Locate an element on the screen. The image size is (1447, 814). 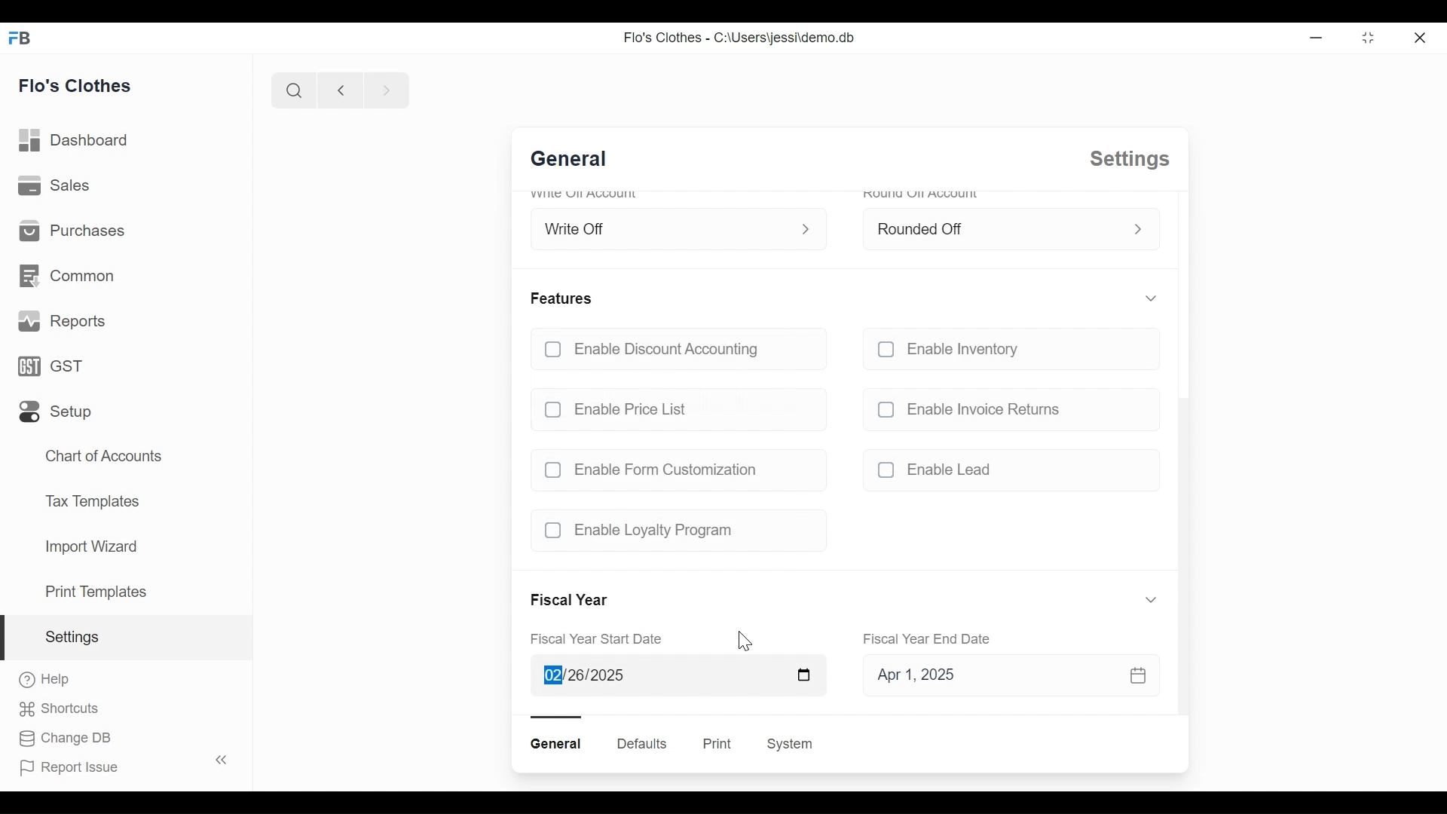
Help is located at coordinates (45, 681).